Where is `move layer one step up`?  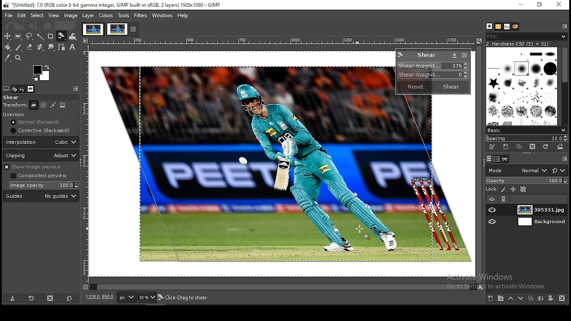
move layer one step up is located at coordinates (510, 298).